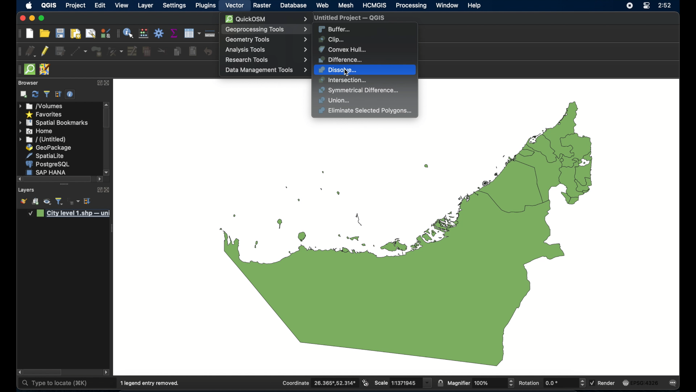 The height and width of the screenshot is (392, 696). Describe the element at coordinates (266, 50) in the screenshot. I see `analysis tools menu` at that location.